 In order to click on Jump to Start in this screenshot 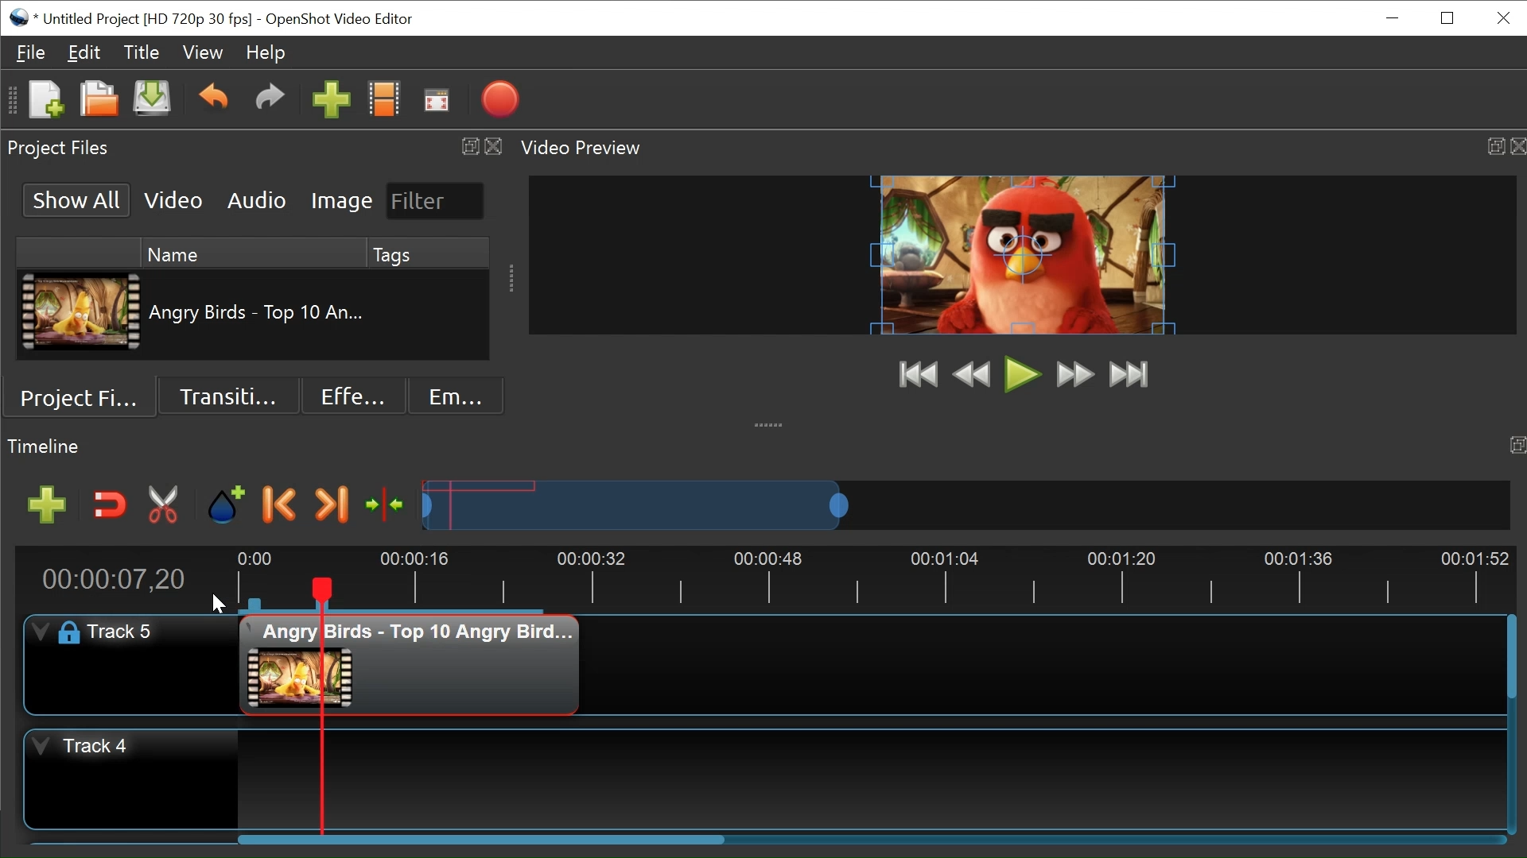, I will do `click(918, 375)`.